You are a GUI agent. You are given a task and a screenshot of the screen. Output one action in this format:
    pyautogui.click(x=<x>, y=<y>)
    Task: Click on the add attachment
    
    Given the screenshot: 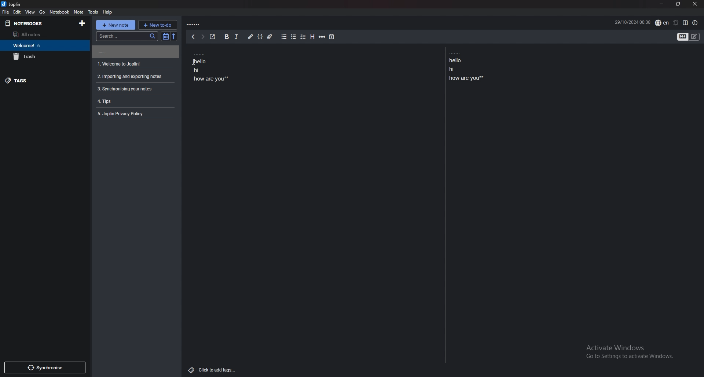 What is the action you would take?
    pyautogui.click(x=269, y=37)
    